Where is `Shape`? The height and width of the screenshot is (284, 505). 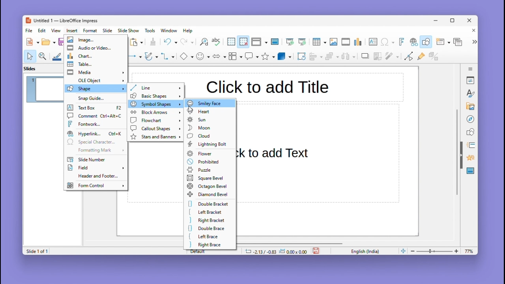 Shape is located at coordinates (95, 88).